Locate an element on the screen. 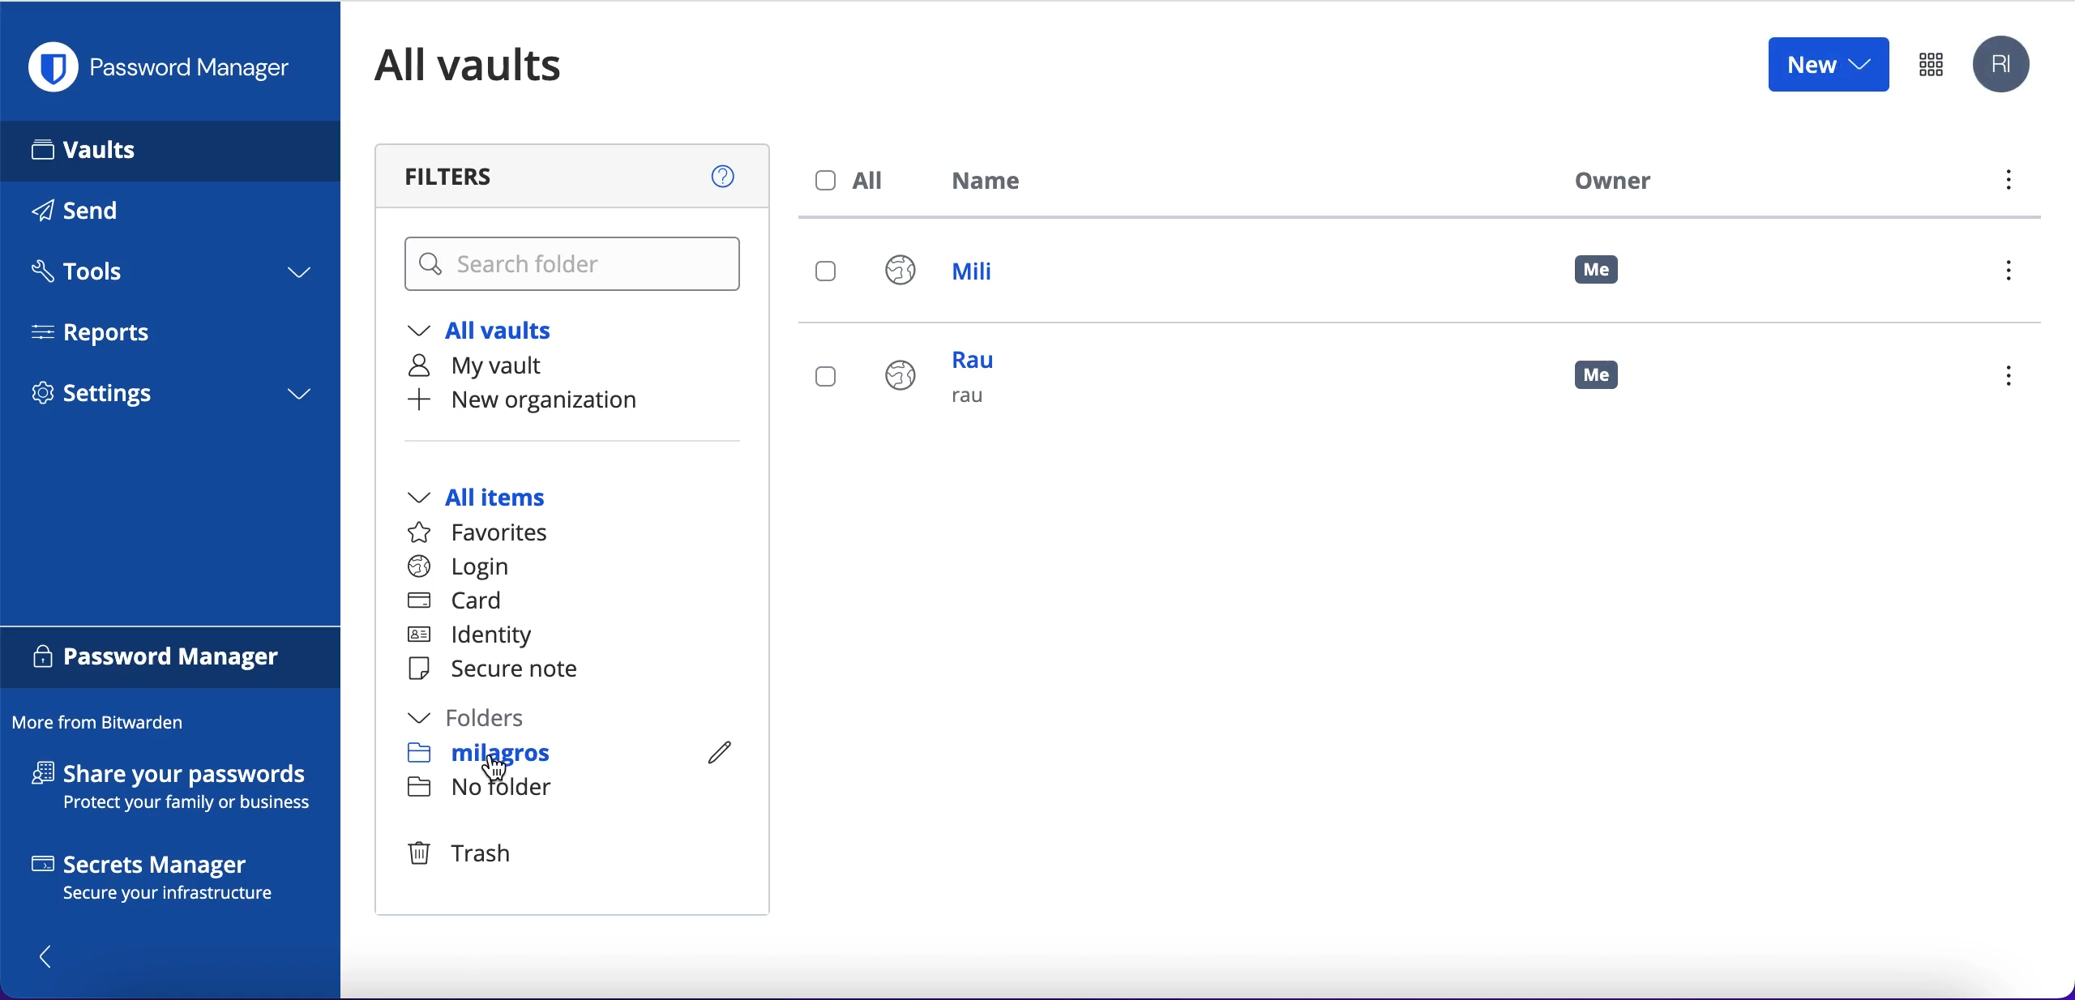 The height and width of the screenshot is (1000, 2075). login is located at coordinates (459, 567).